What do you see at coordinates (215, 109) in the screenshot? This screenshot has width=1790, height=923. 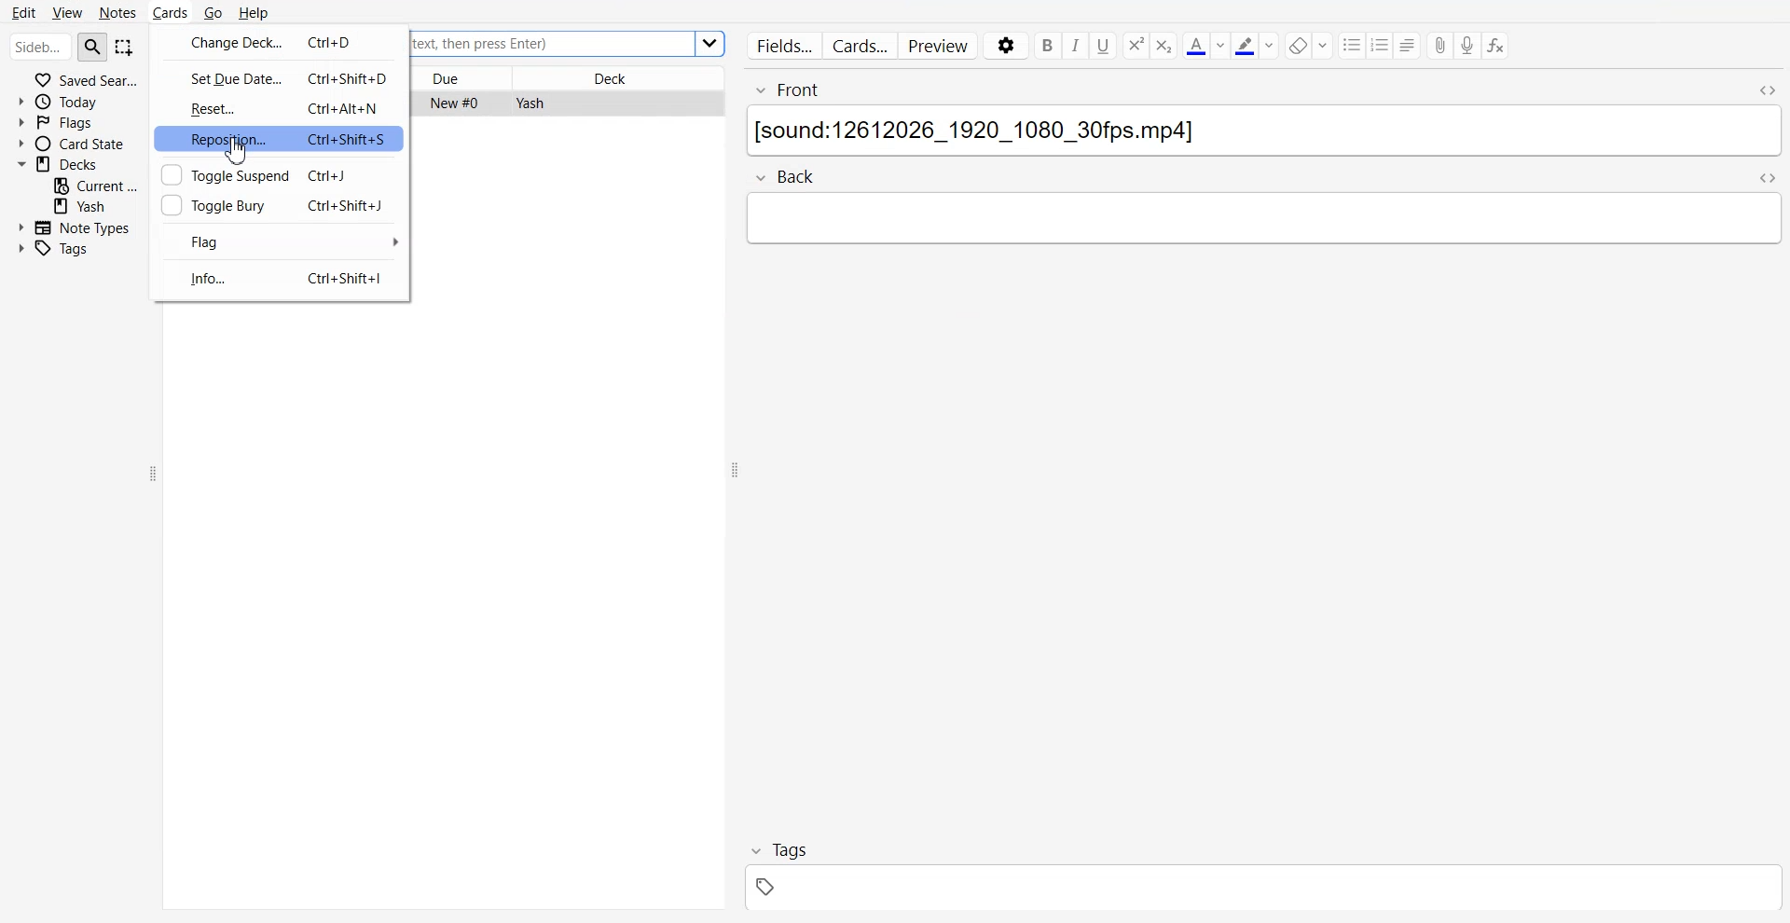 I see `Reset ` at bounding box center [215, 109].